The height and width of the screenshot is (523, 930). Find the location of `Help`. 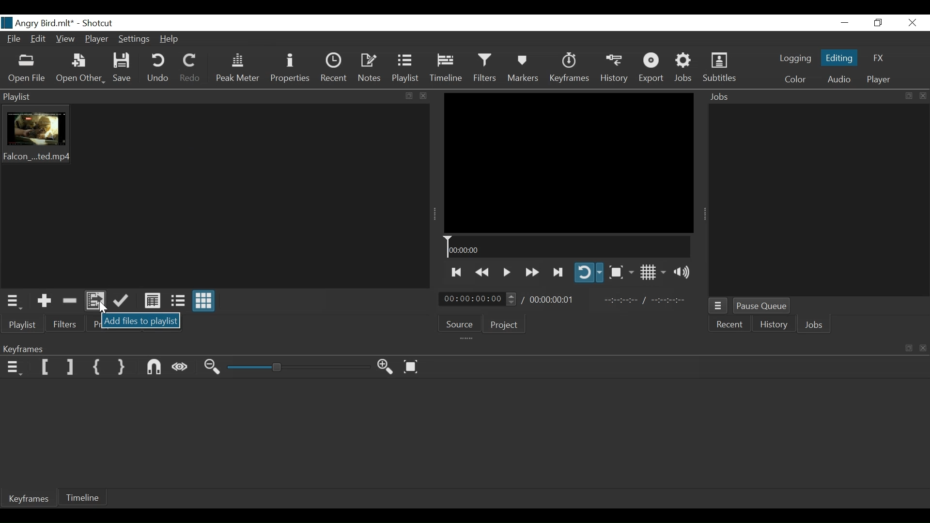

Help is located at coordinates (172, 40).